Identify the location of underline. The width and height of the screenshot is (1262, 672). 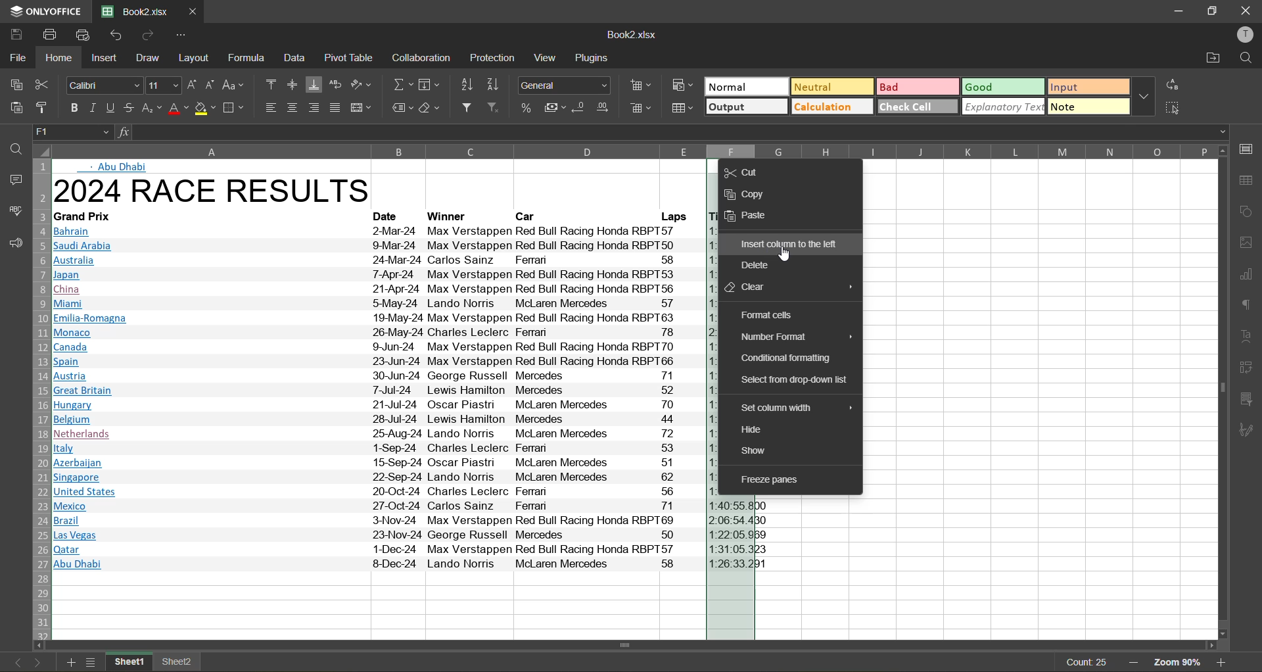
(113, 107).